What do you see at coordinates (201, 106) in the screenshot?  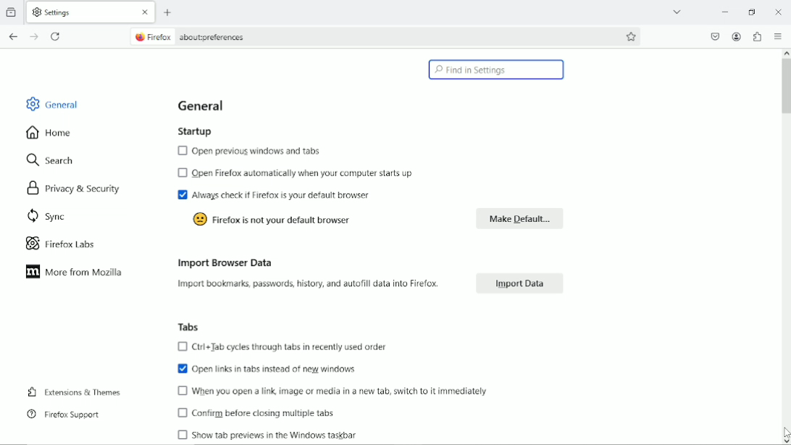 I see `General` at bounding box center [201, 106].